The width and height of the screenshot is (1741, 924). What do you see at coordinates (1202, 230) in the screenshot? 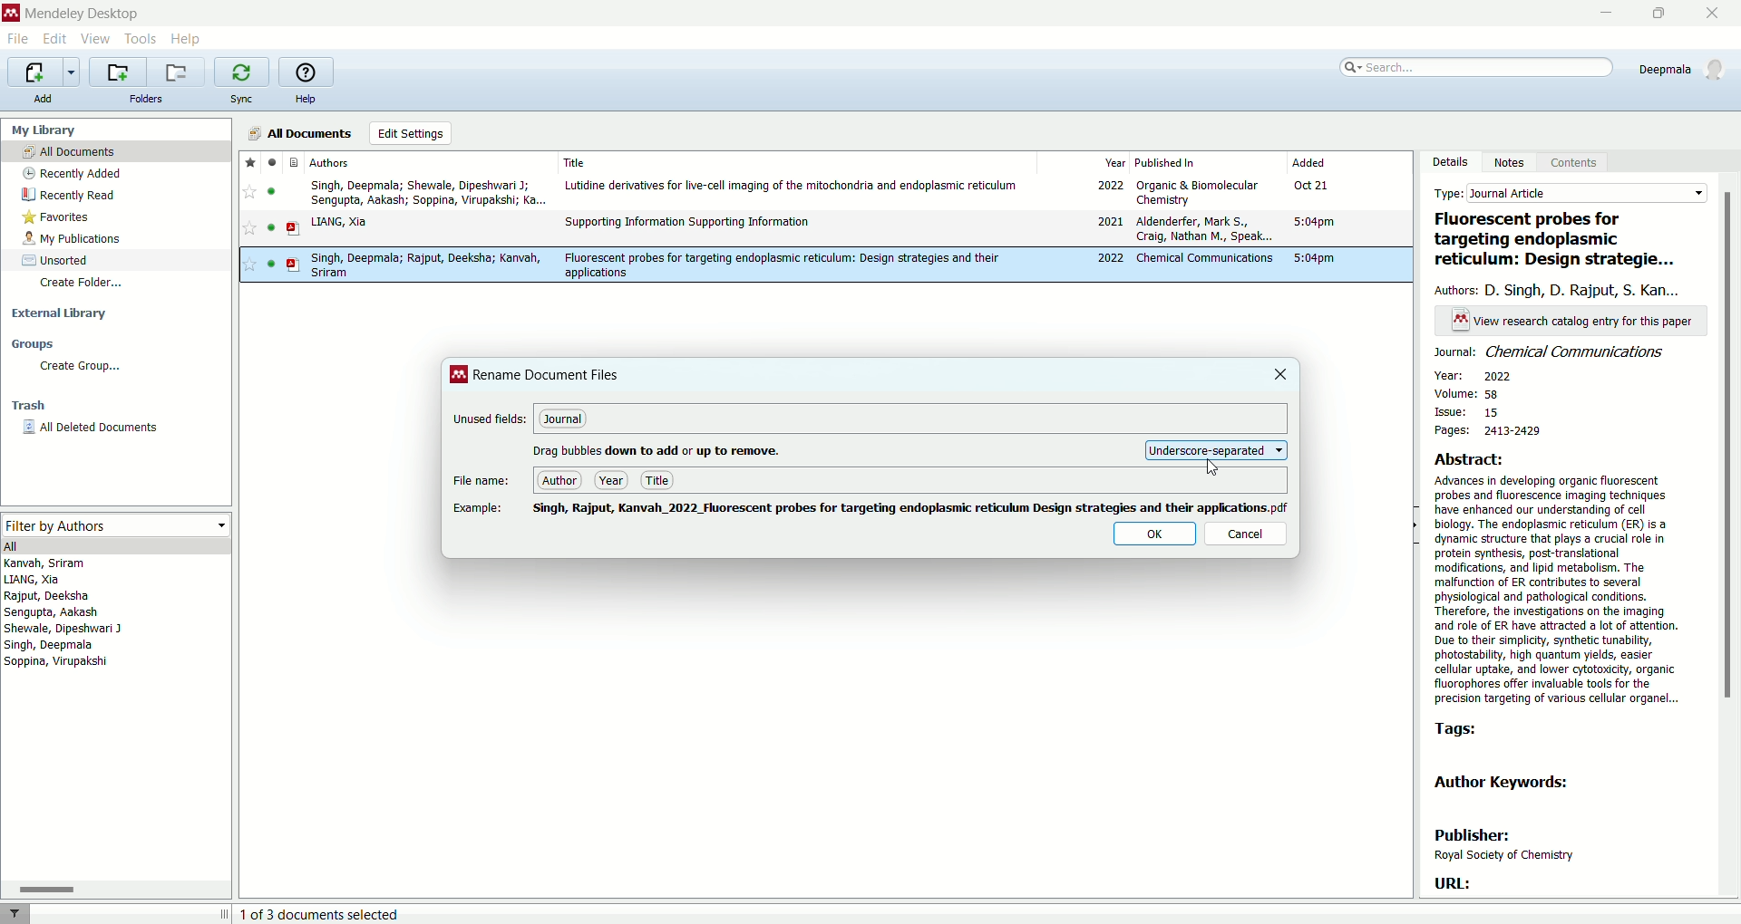
I see `Aldenderfer, Mark S, Craig, Nathan M, Speak` at bounding box center [1202, 230].